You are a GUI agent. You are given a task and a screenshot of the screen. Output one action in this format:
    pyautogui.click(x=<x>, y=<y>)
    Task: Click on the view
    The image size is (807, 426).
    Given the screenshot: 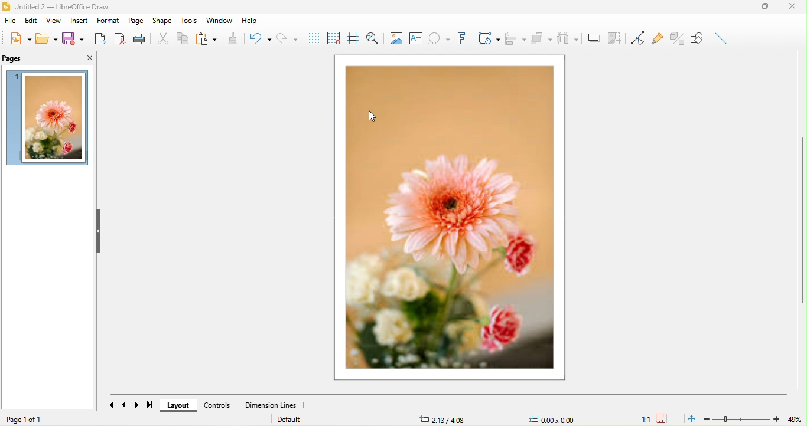 What is the action you would take?
    pyautogui.click(x=56, y=20)
    